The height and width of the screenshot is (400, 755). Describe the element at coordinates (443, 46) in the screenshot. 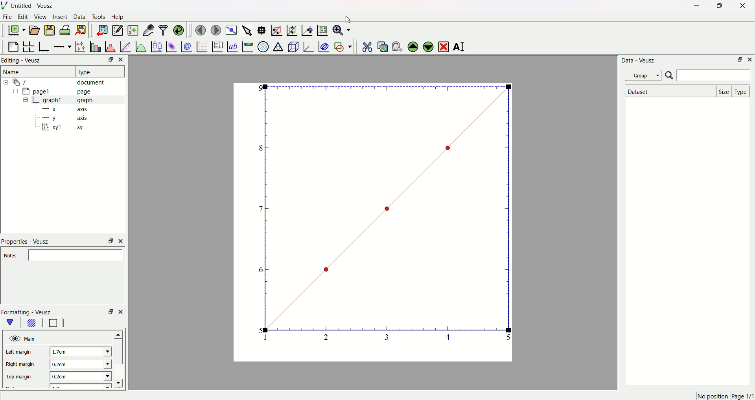

I see `remove the widgets` at that location.